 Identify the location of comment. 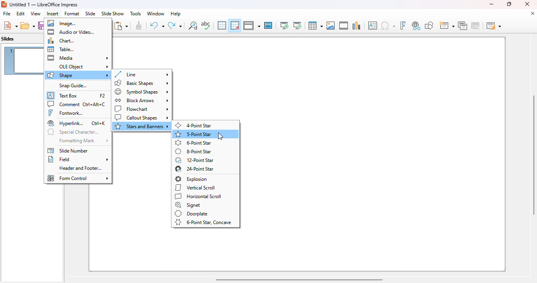
(77, 104).